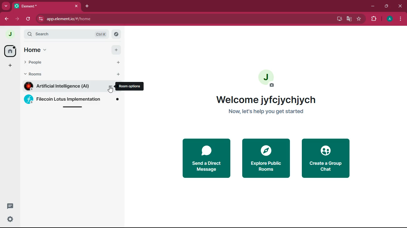  Describe the element at coordinates (338, 19) in the screenshot. I see `desktop` at that location.